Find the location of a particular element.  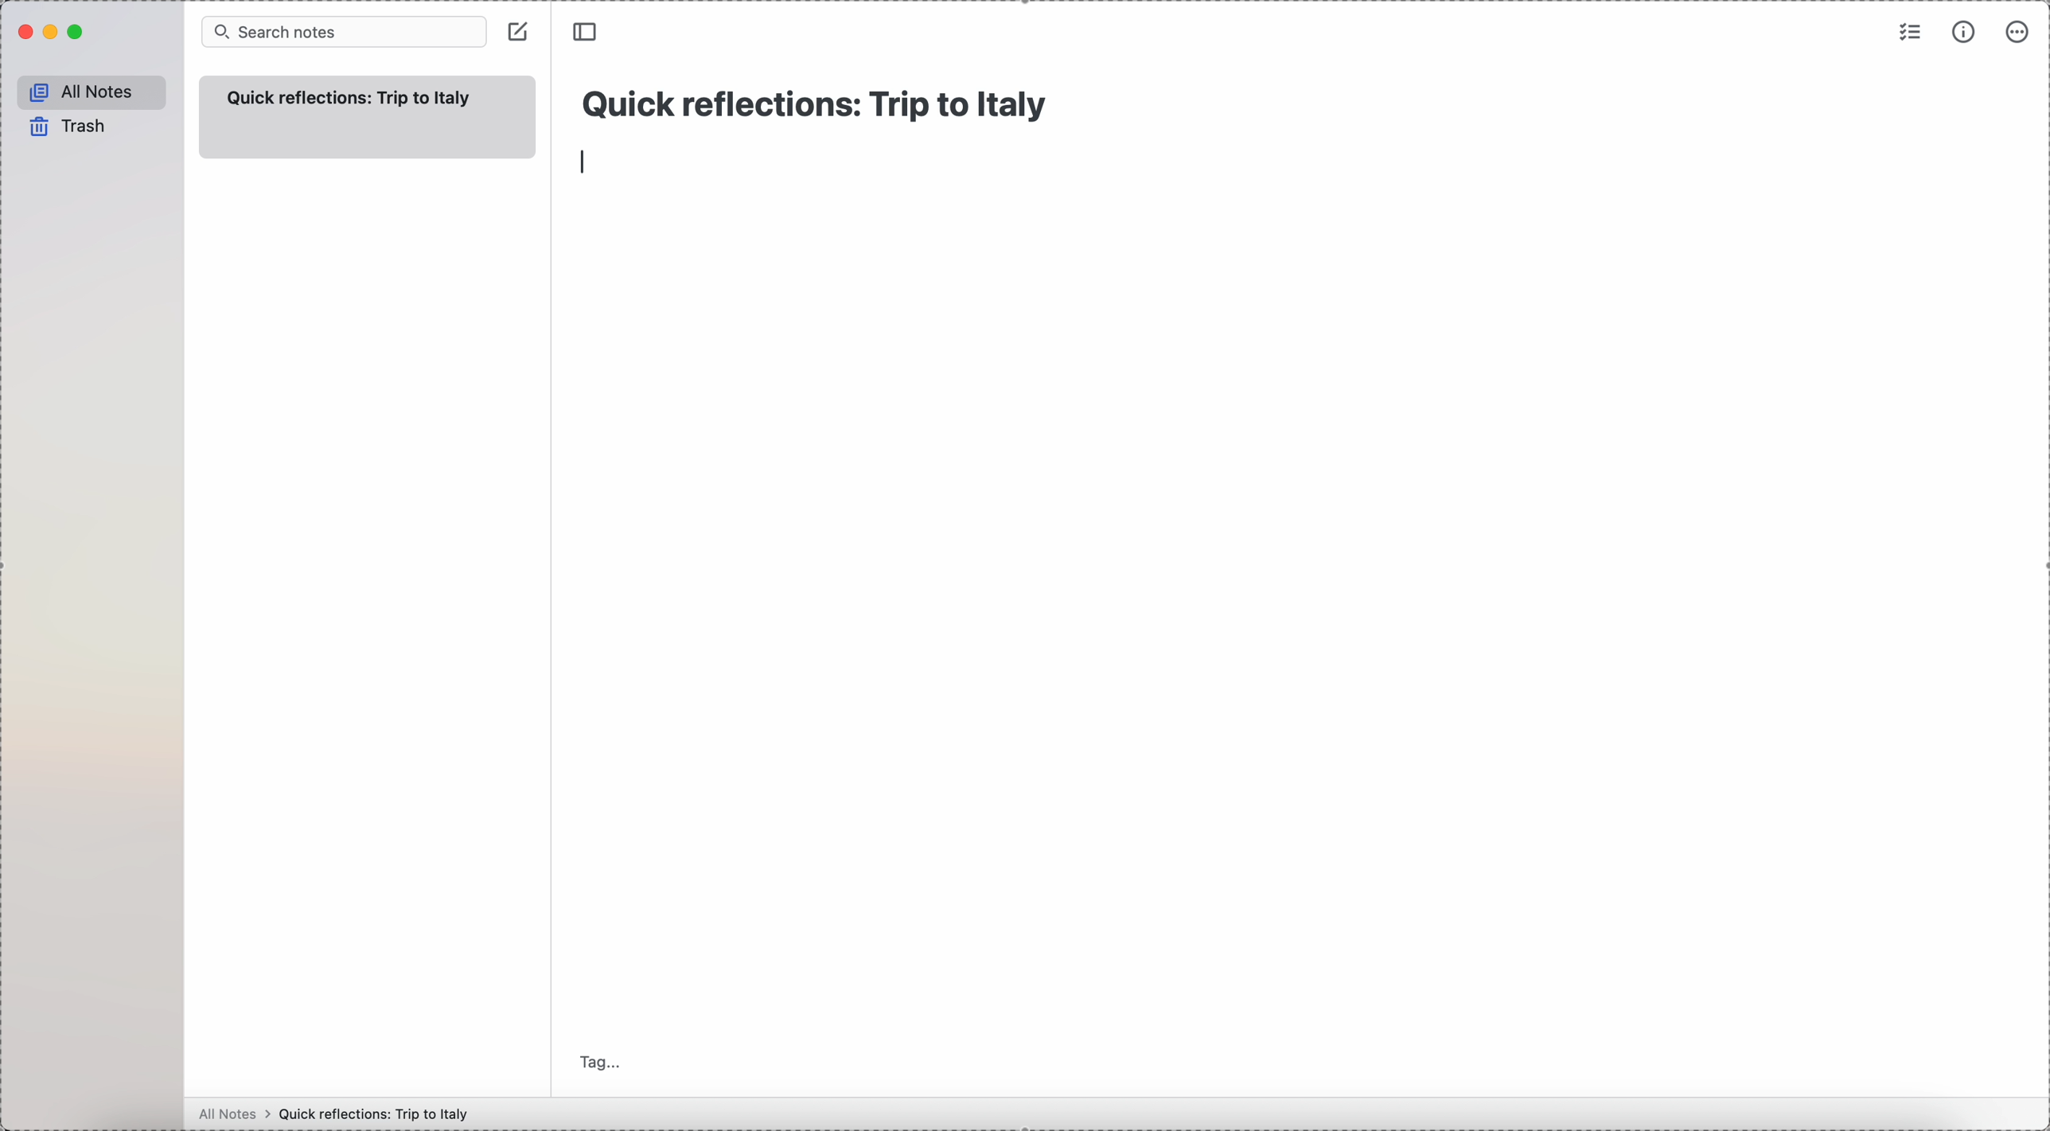

quick refelection trip to italy is located at coordinates (353, 98).